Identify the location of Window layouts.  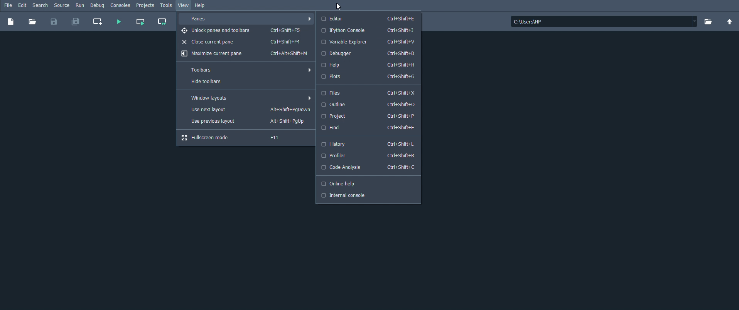
(246, 98).